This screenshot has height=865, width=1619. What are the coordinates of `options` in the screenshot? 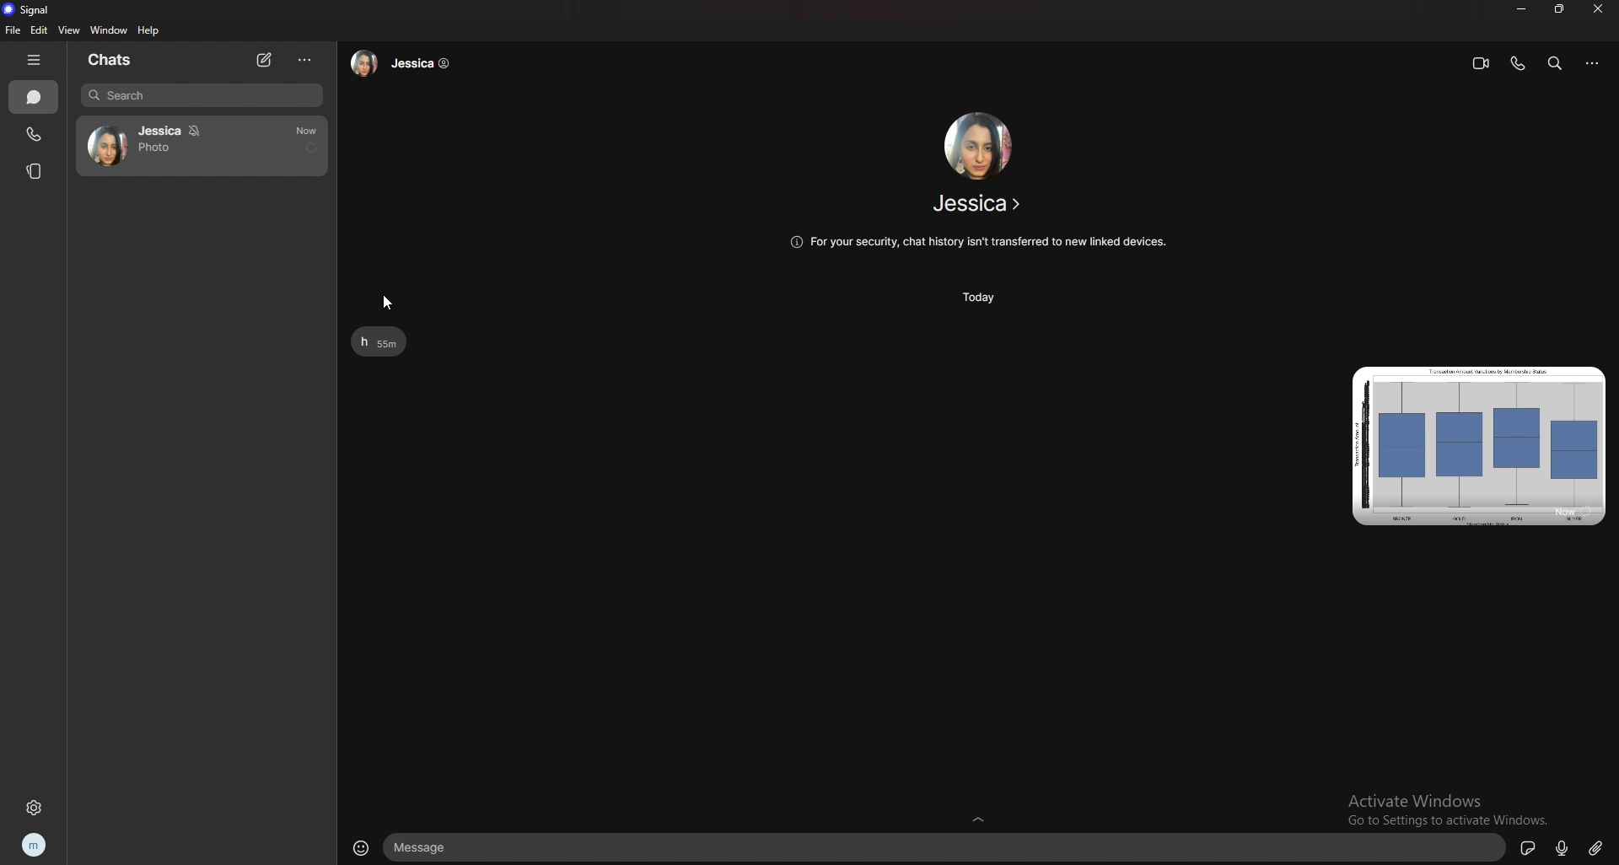 It's located at (306, 61).